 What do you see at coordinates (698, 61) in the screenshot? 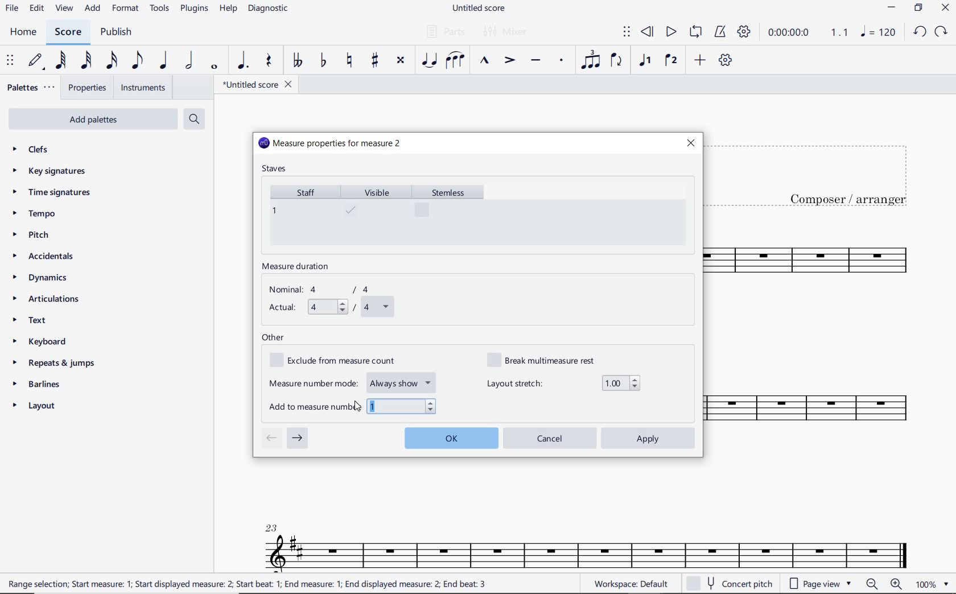
I see `ADD` at bounding box center [698, 61].